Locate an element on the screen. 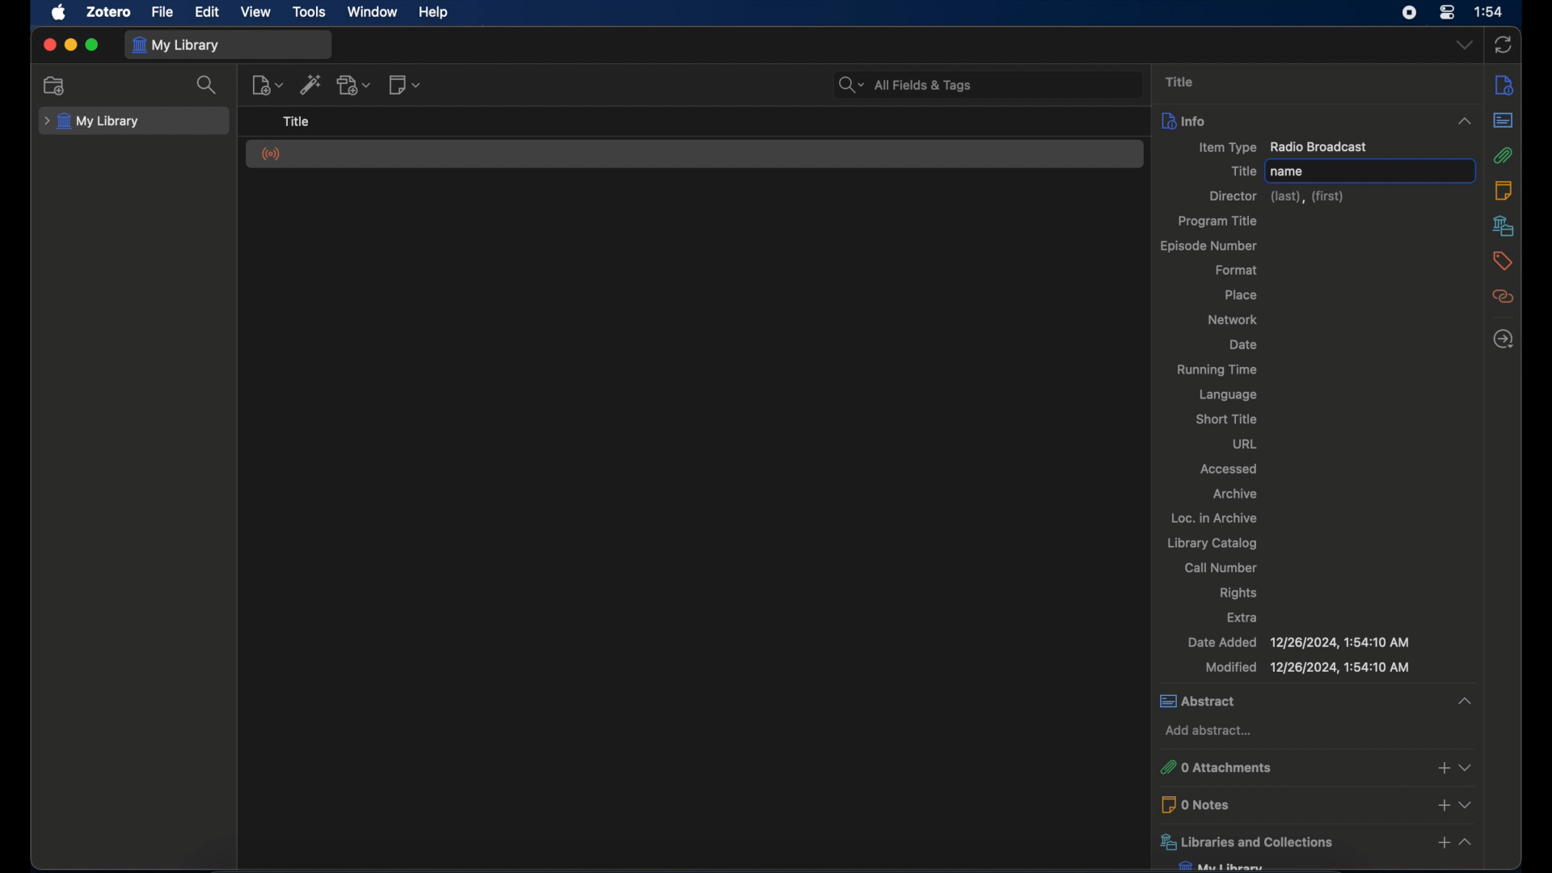 This screenshot has width=1552, height=873. locate is located at coordinates (1503, 339).